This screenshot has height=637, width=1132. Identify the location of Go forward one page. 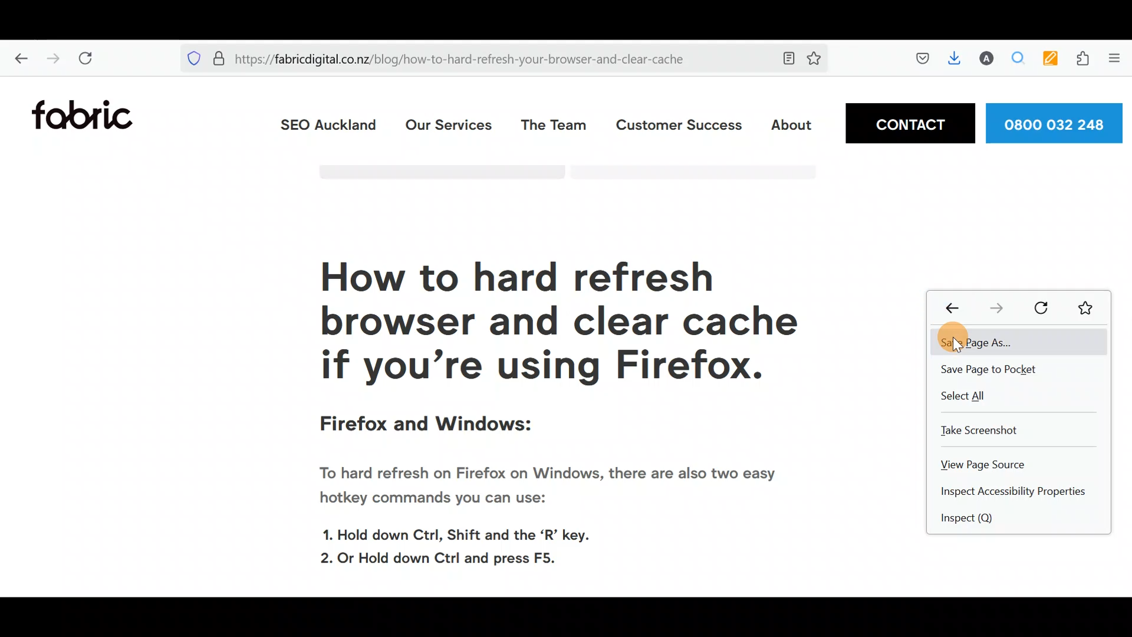
(995, 308).